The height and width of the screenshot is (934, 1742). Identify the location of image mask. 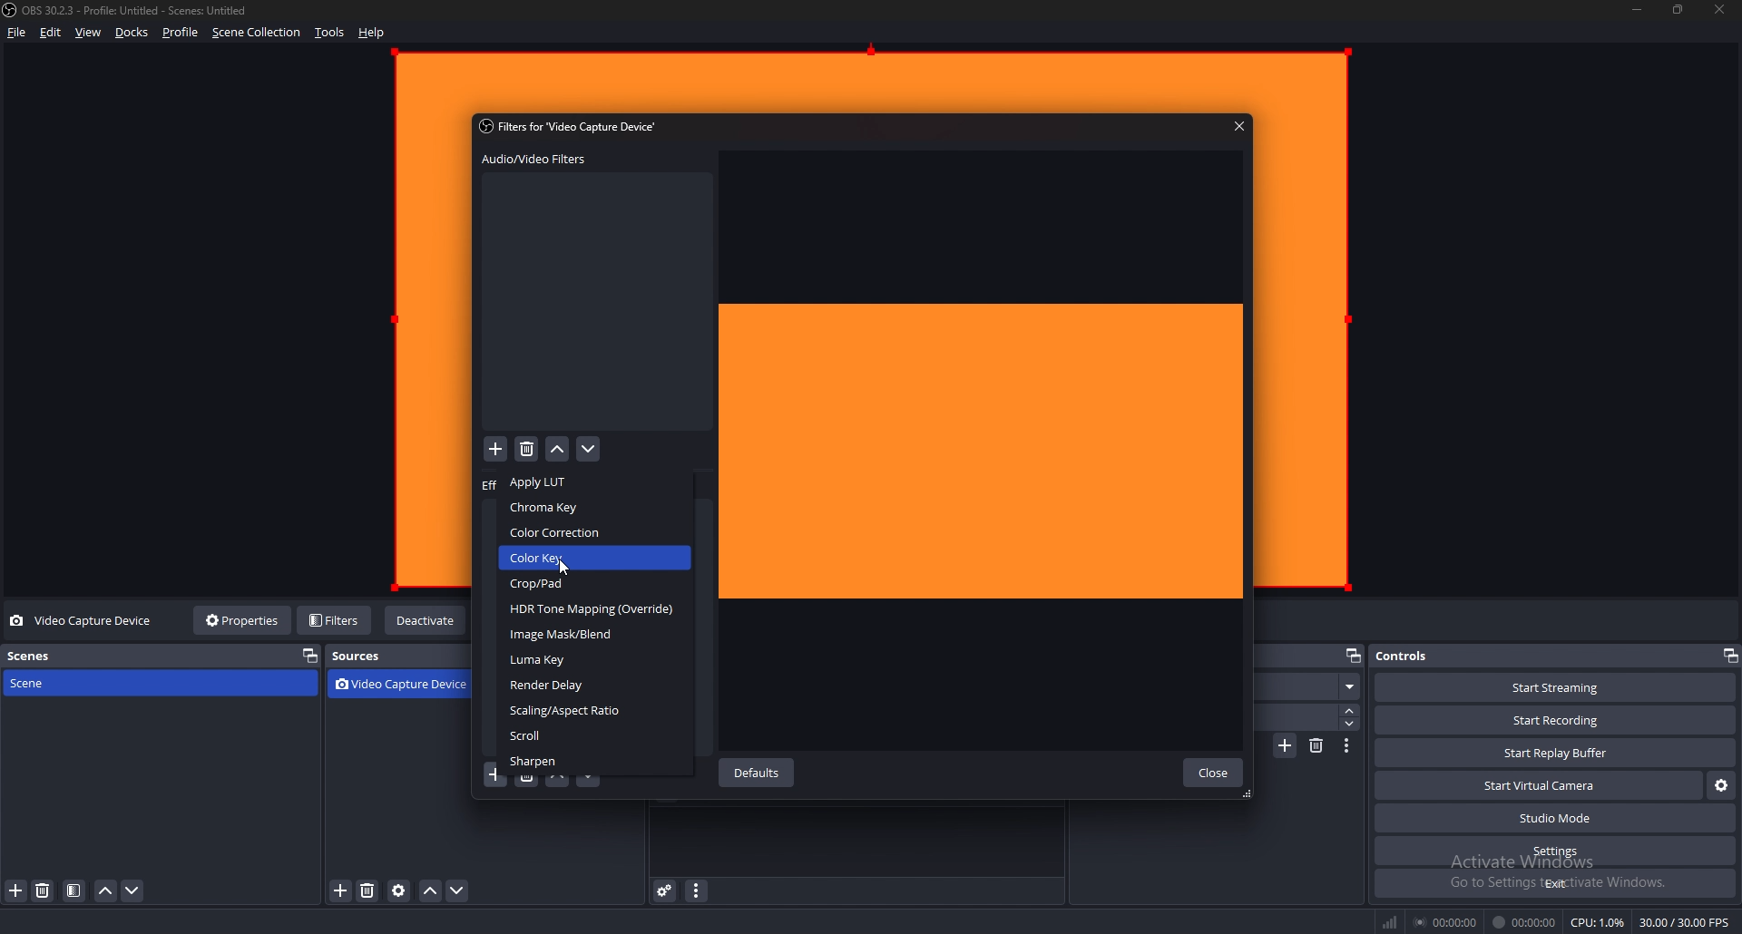
(594, 637).